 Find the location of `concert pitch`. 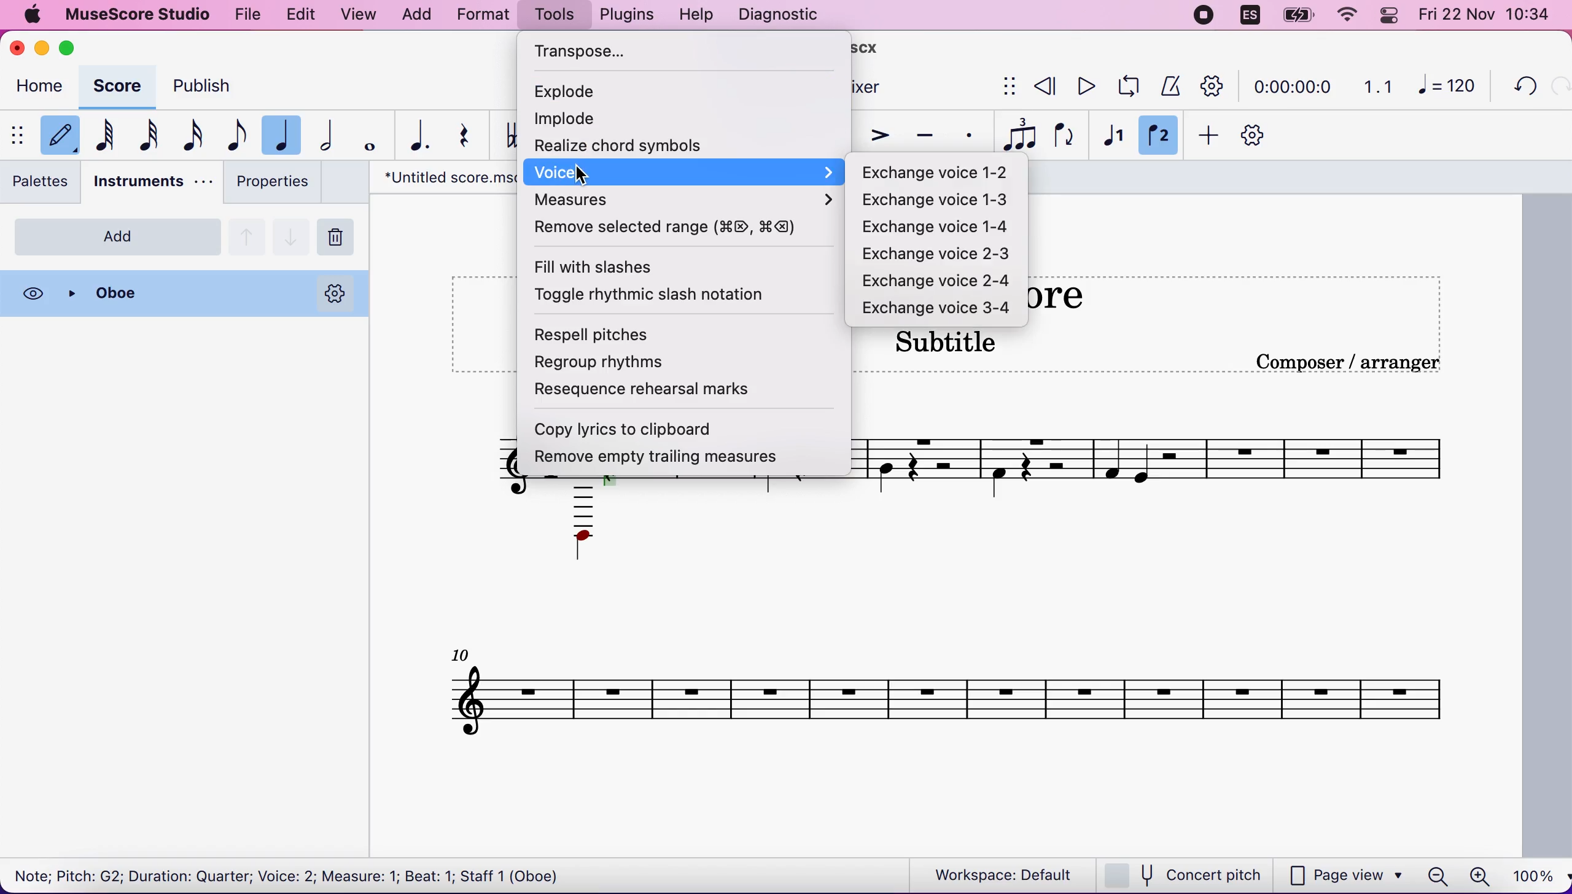

concert pitch is located at coordinates (1185, 874).